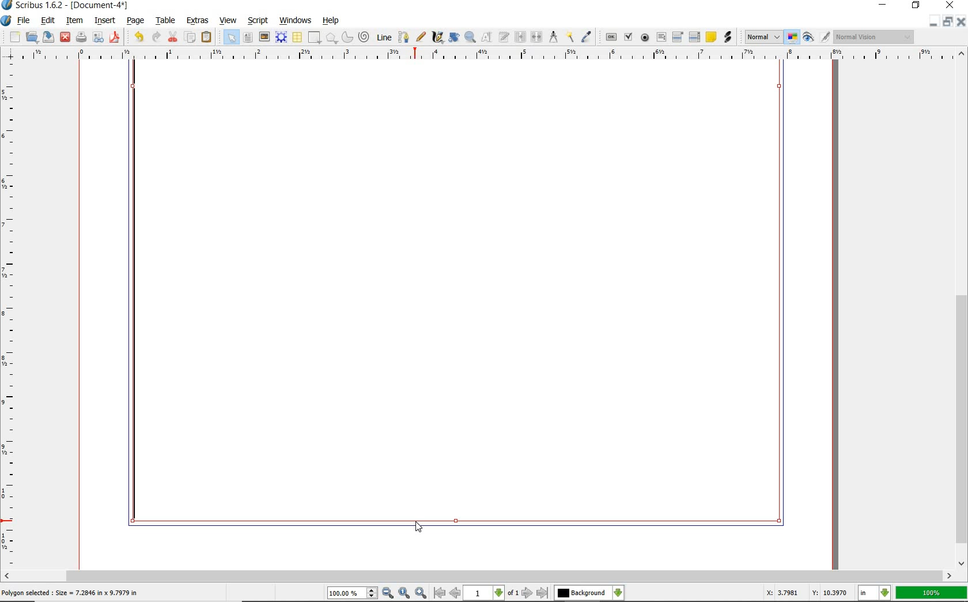  I want to click on 100%, so click(931, 593).